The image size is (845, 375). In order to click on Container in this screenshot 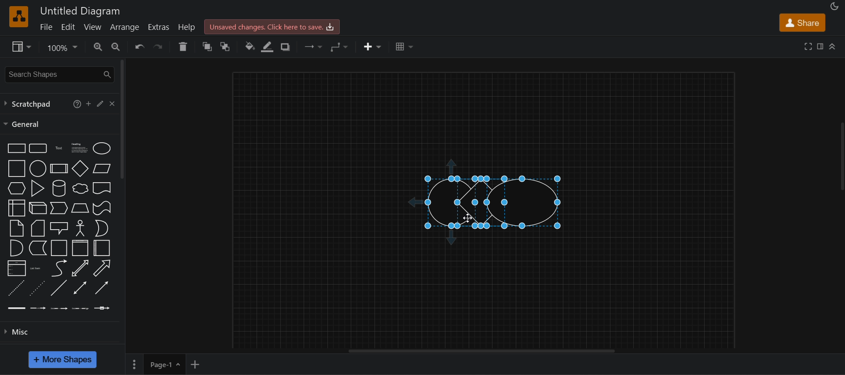, I will do `click(59, 248)`.